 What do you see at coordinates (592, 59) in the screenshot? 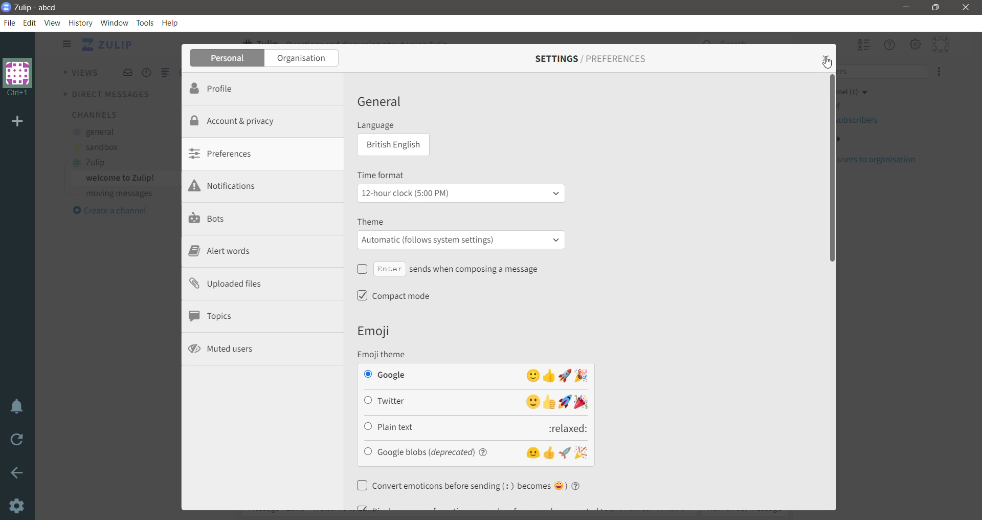
I see `Settings/Preferences` at bounding box center [592, 59].